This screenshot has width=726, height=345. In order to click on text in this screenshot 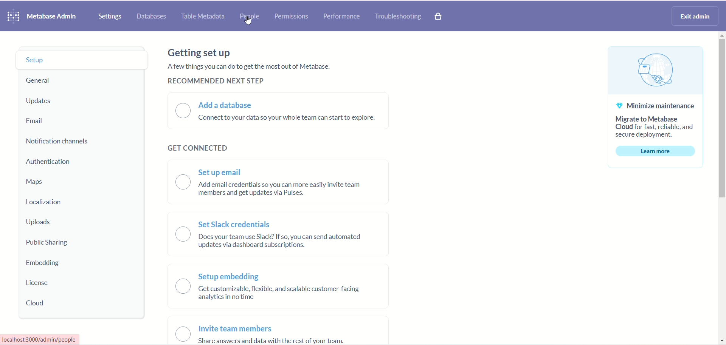, I will do `click(289, 119)`.